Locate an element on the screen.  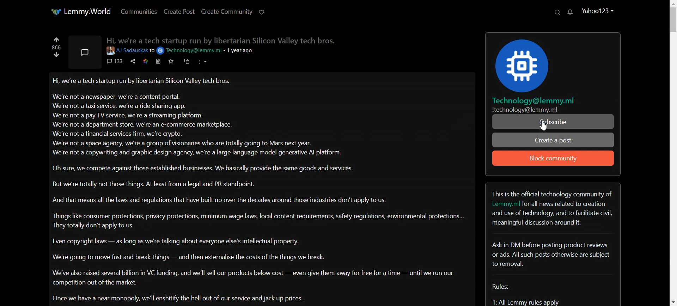
thumbnail is located at coordinates (85, 52).